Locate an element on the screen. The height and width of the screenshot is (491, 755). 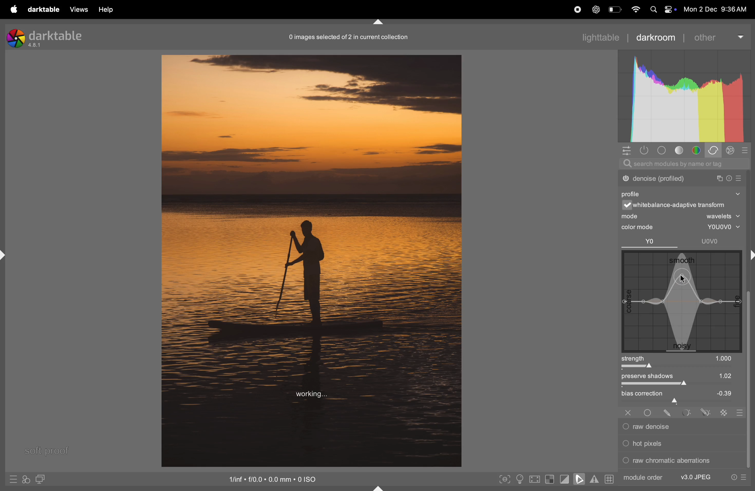
toggle bar is located at coordinates (675, 367).